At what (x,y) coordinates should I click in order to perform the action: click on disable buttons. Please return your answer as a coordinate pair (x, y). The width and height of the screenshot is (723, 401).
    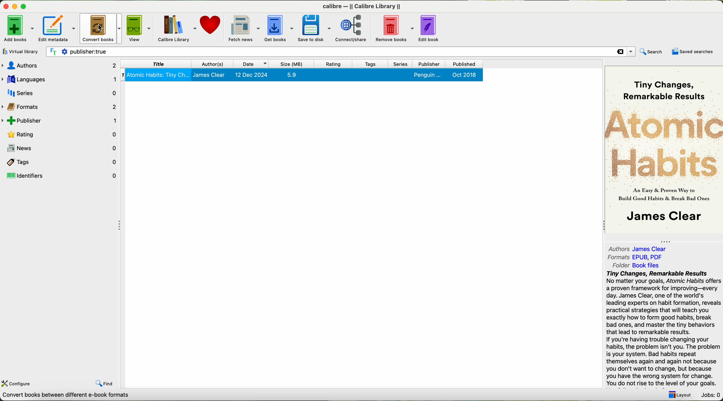
    Looking at the image, I should click on (14, 5).